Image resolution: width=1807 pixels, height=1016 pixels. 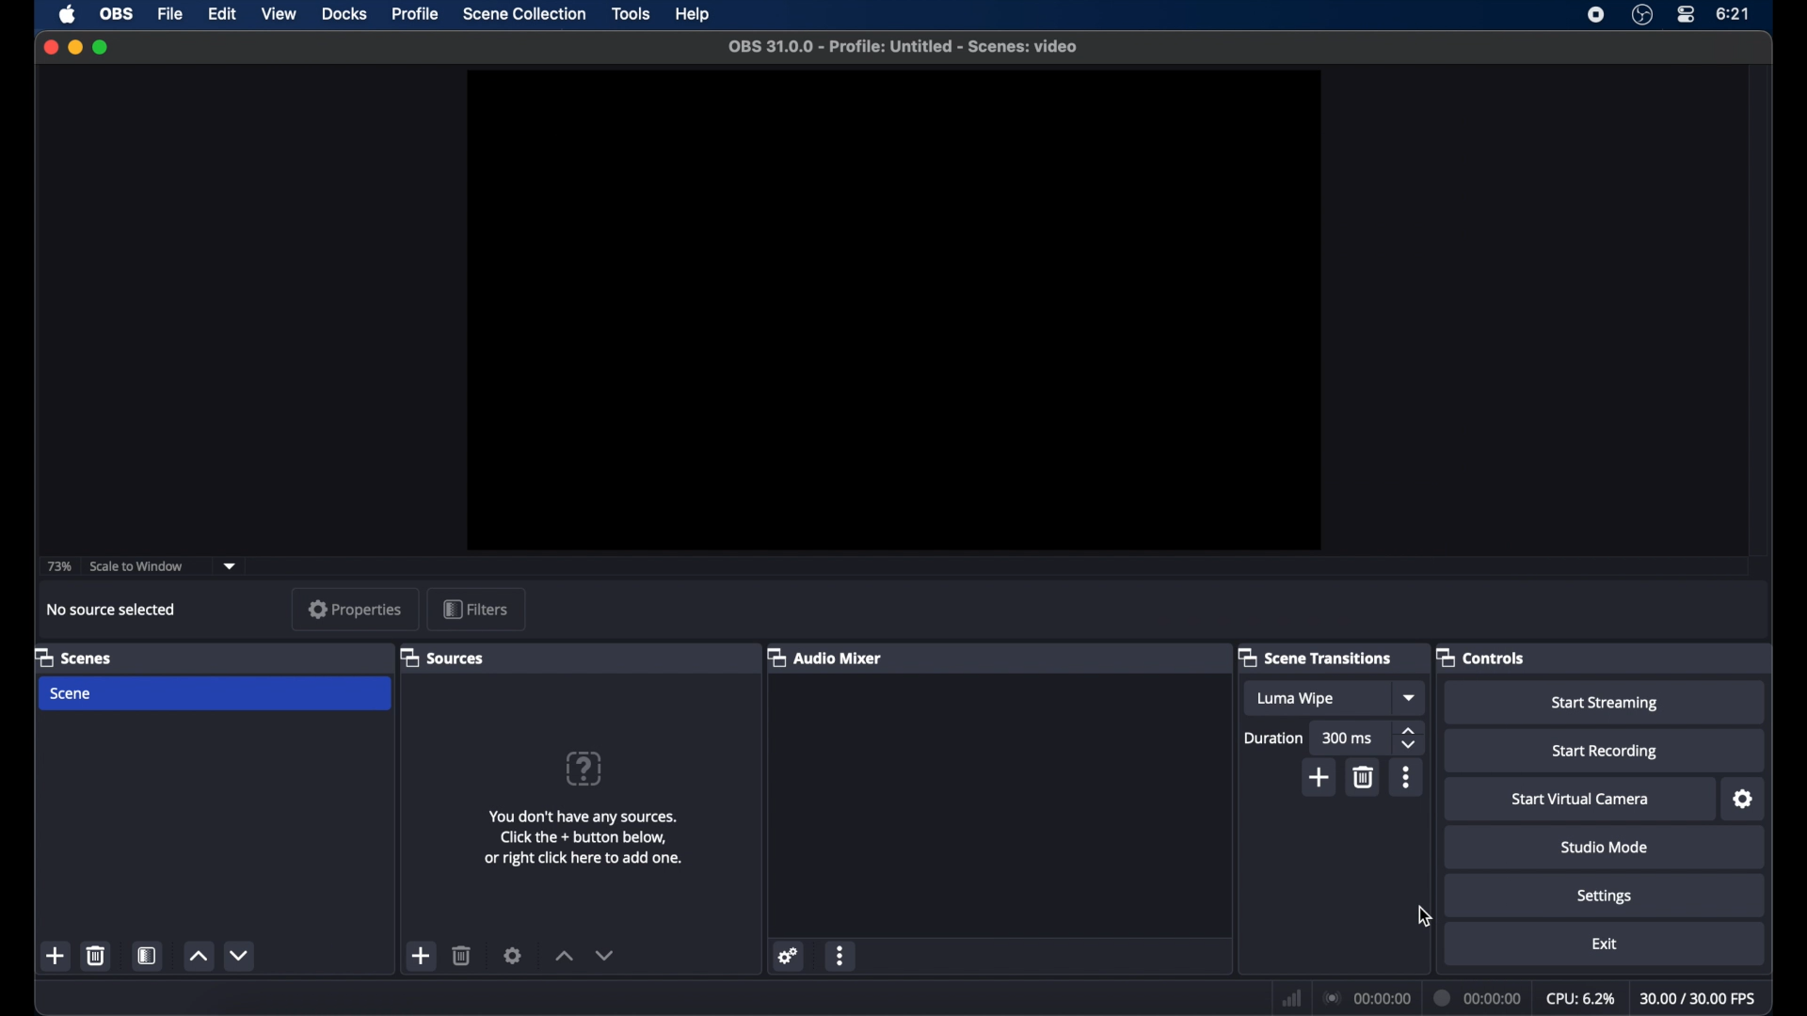 What do you see at coordinates (137, 564) in the screenshot?
I see `scale to window` at bounding box center [137, 564].